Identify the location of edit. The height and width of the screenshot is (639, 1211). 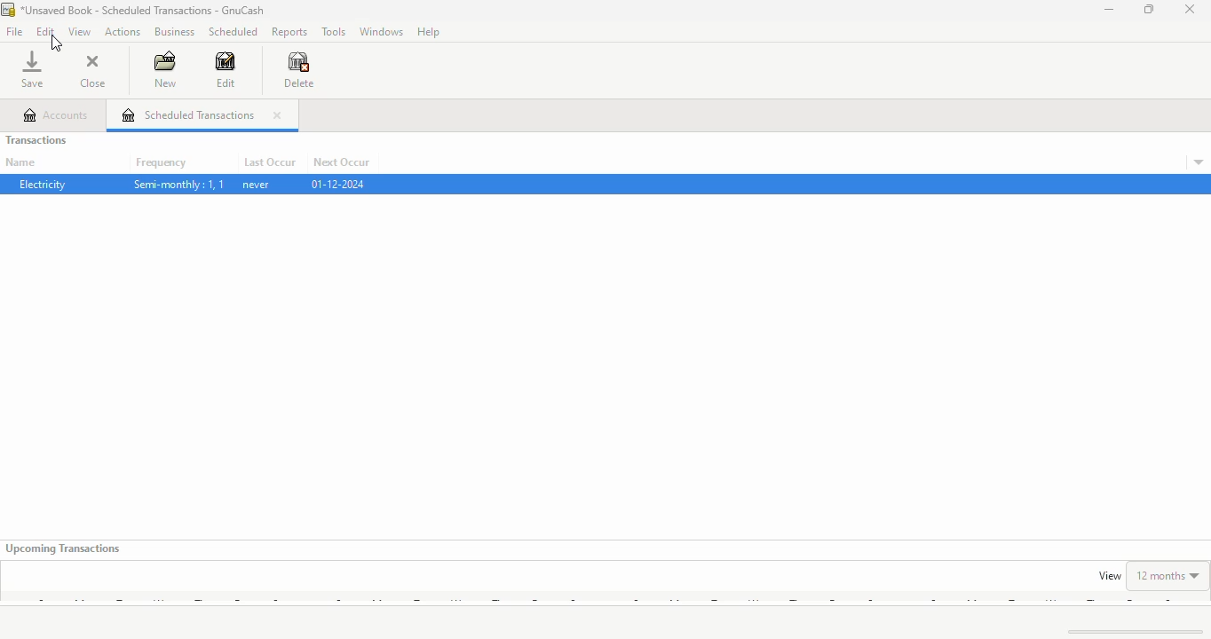
(46, 31).